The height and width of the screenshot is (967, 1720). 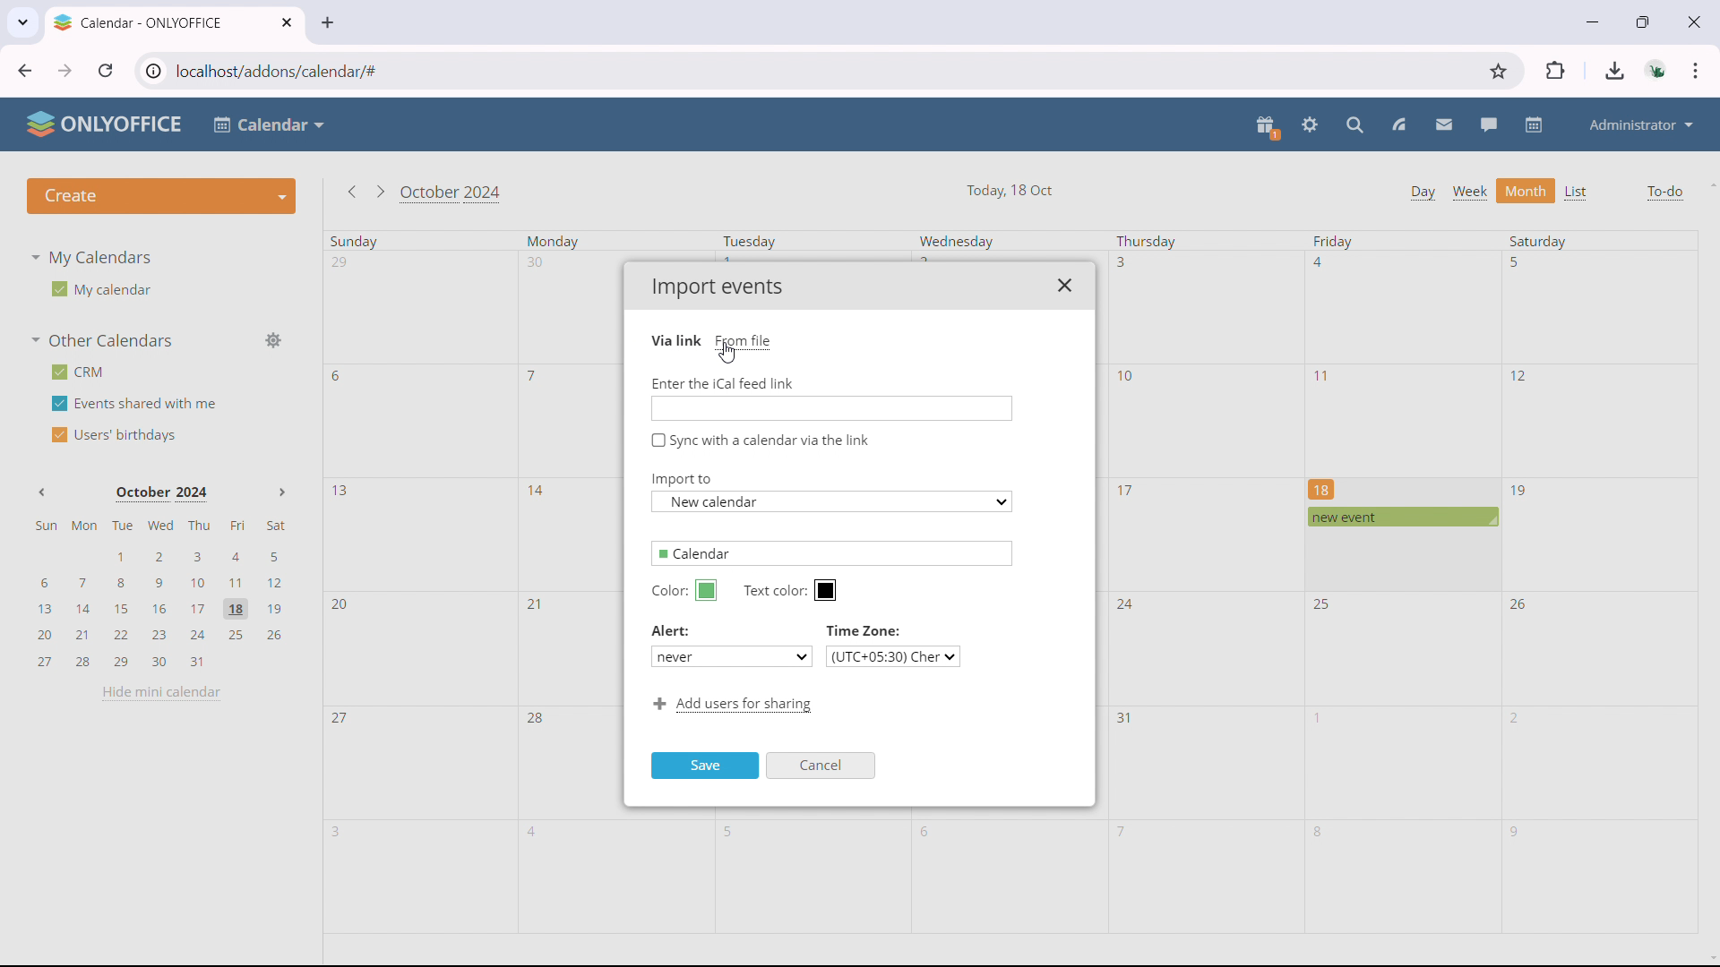 I want to click on day, so click(x=1423, y=193).